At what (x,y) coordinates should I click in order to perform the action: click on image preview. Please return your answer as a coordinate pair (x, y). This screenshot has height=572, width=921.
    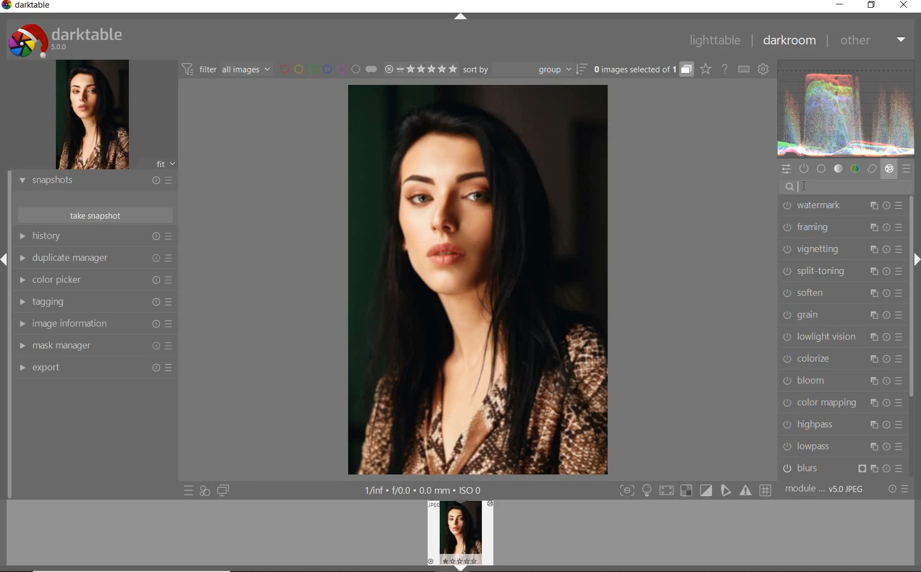
    Looking at the image, I should click on (93, 115).